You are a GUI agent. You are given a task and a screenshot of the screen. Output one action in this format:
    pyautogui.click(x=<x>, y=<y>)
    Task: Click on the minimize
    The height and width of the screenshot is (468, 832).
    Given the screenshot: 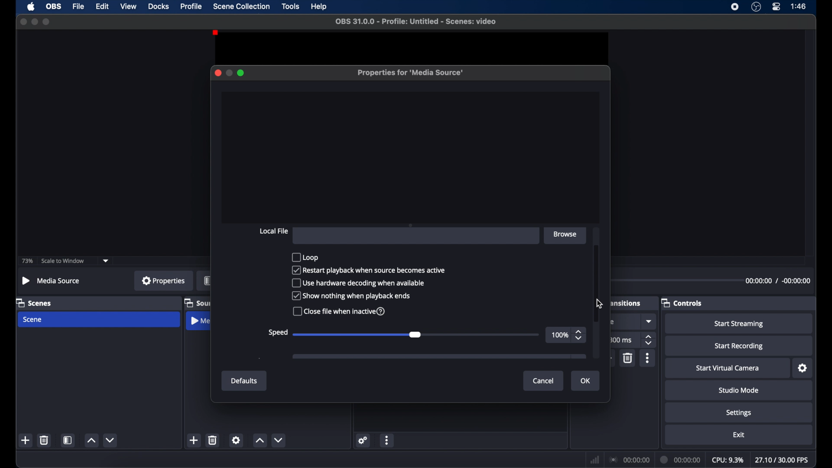 What is the action you would take?
    pyautogui.click(x=34, y=22)
    